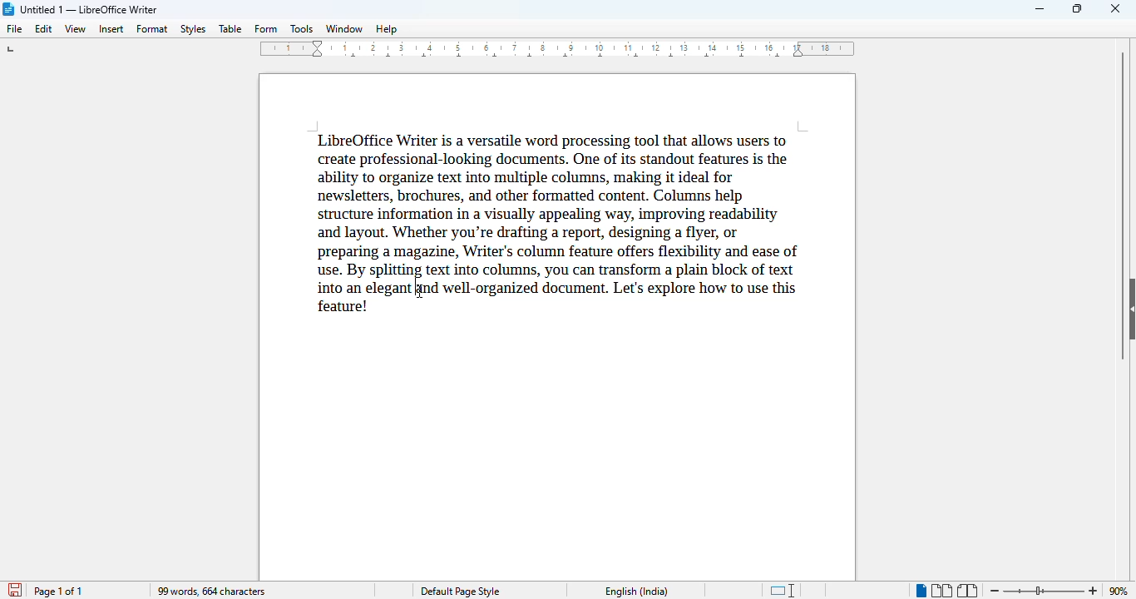 The height and width of the screenshot is (599, 1136). Describe the element at coordinates (1094, 591) in the screenshot. I see `zoom in` at that location.